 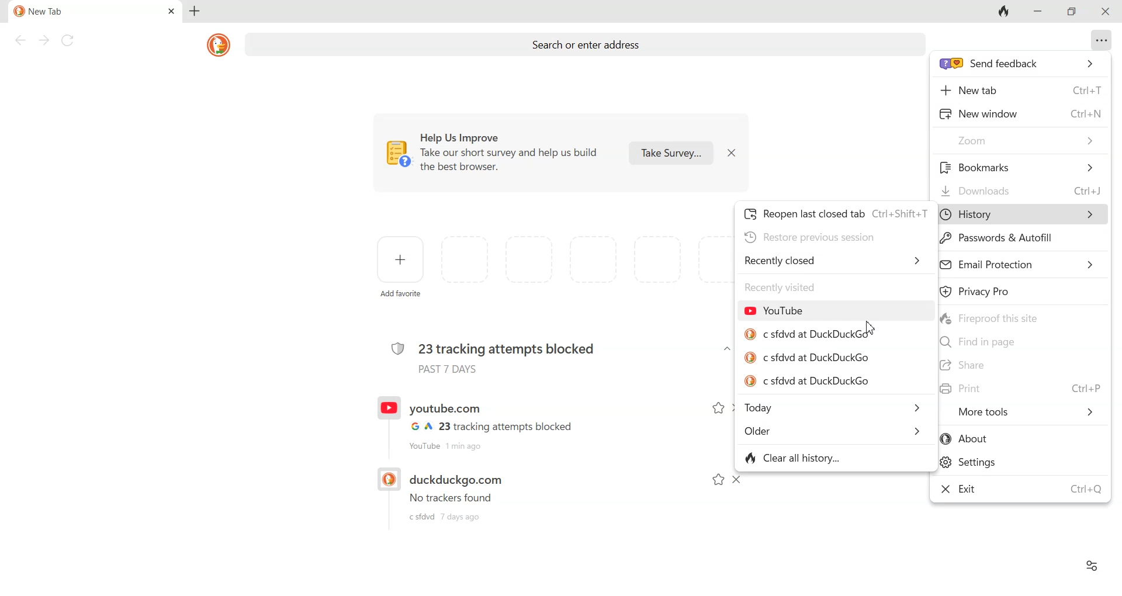 I want to click on 23 tracking attempts blocked, so click(x=493, y=355).